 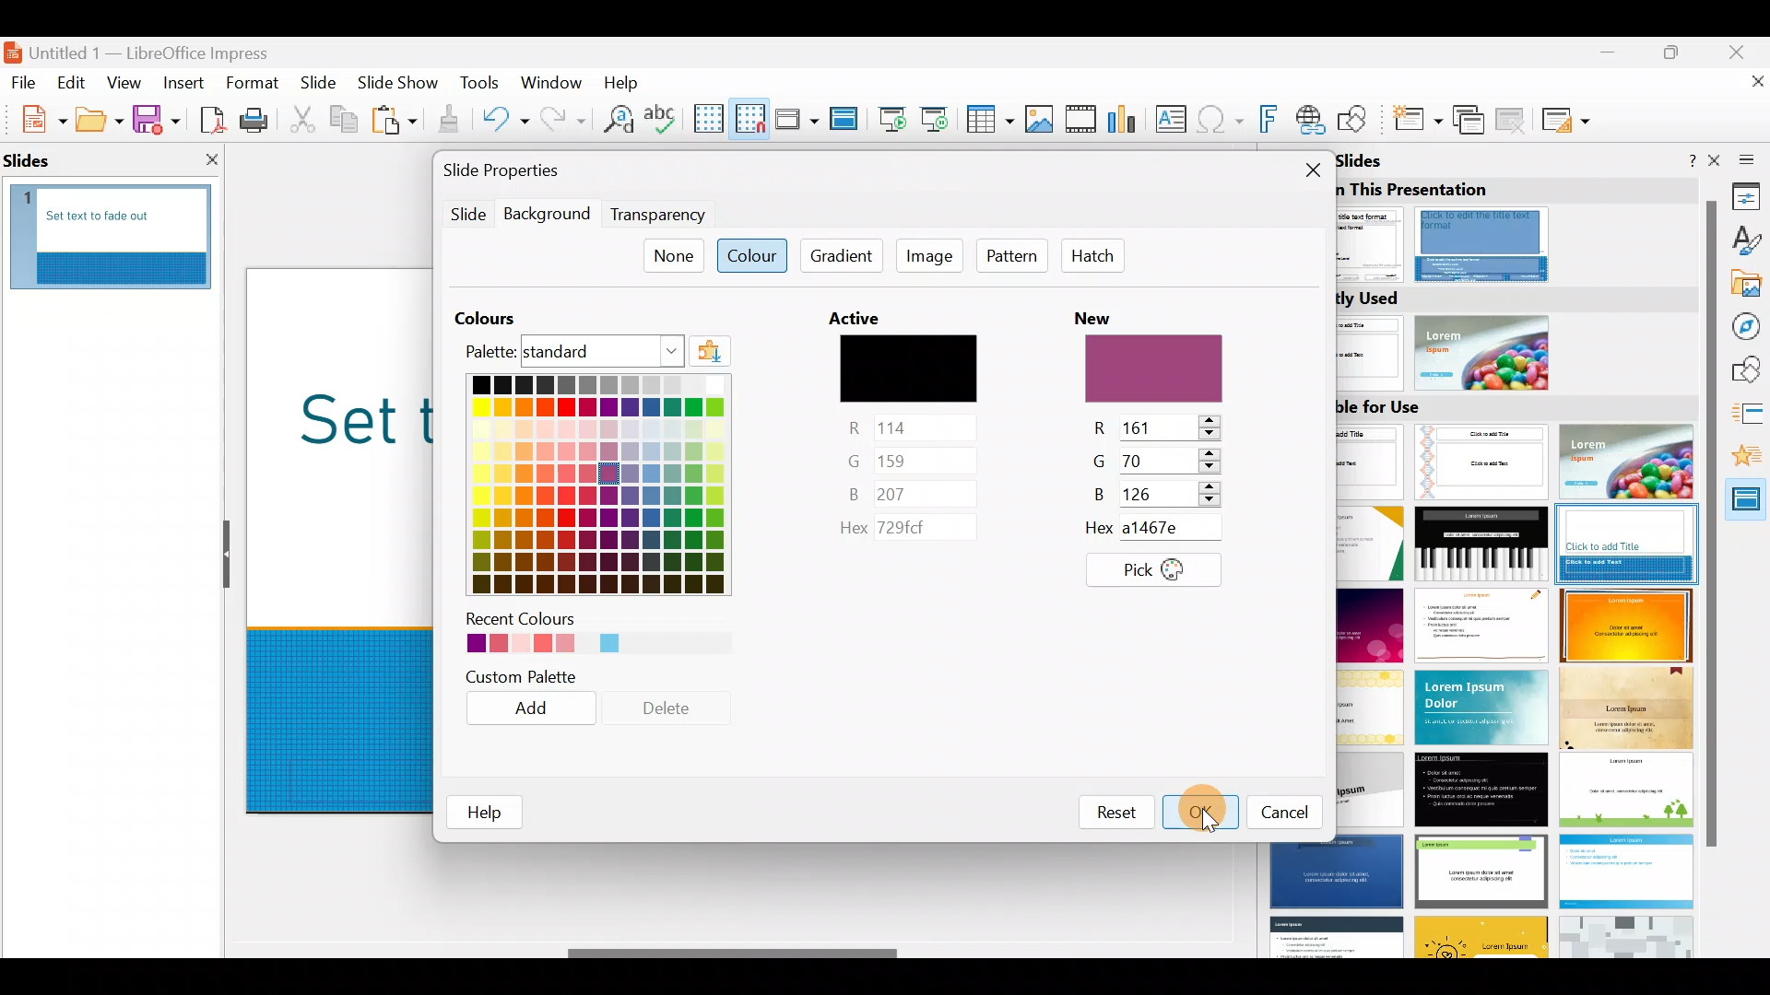 What do you see at coordinates (1158, 461) in the screenshot?
I see `green` at bounding box center [1158, 461].